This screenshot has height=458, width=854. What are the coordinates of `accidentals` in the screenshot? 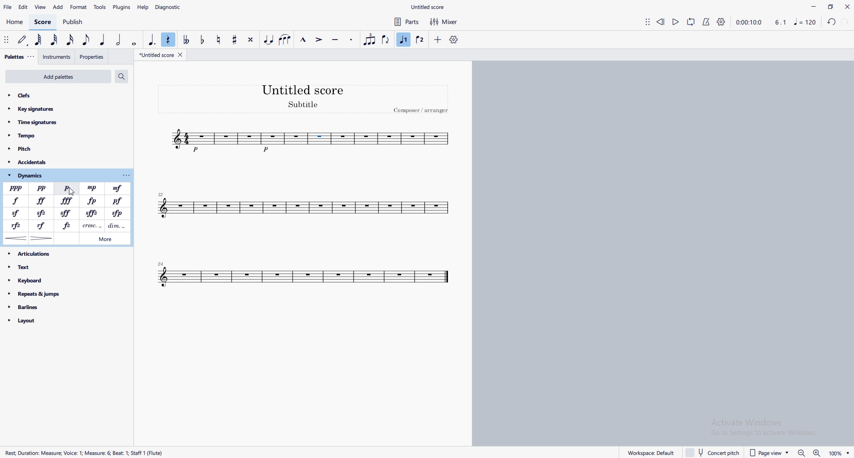 It's located at (51, 163).